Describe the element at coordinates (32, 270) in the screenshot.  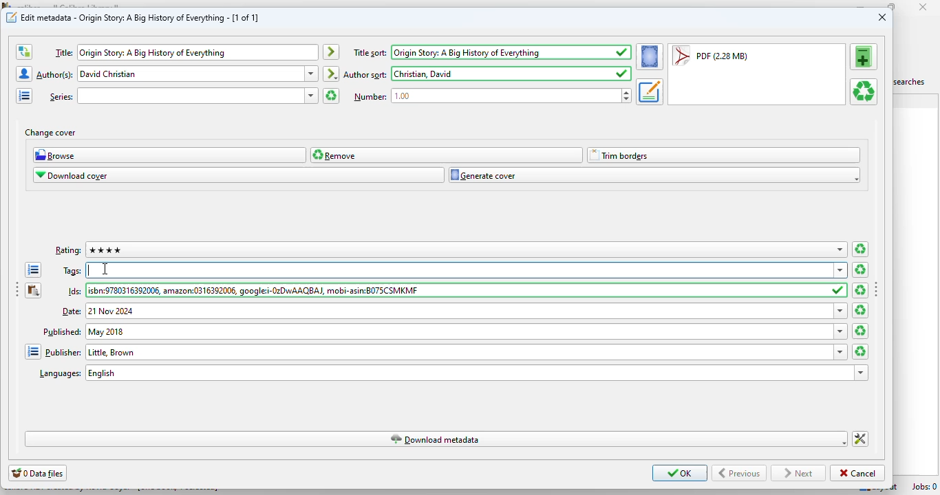
I see `open the tag editor` at that location.